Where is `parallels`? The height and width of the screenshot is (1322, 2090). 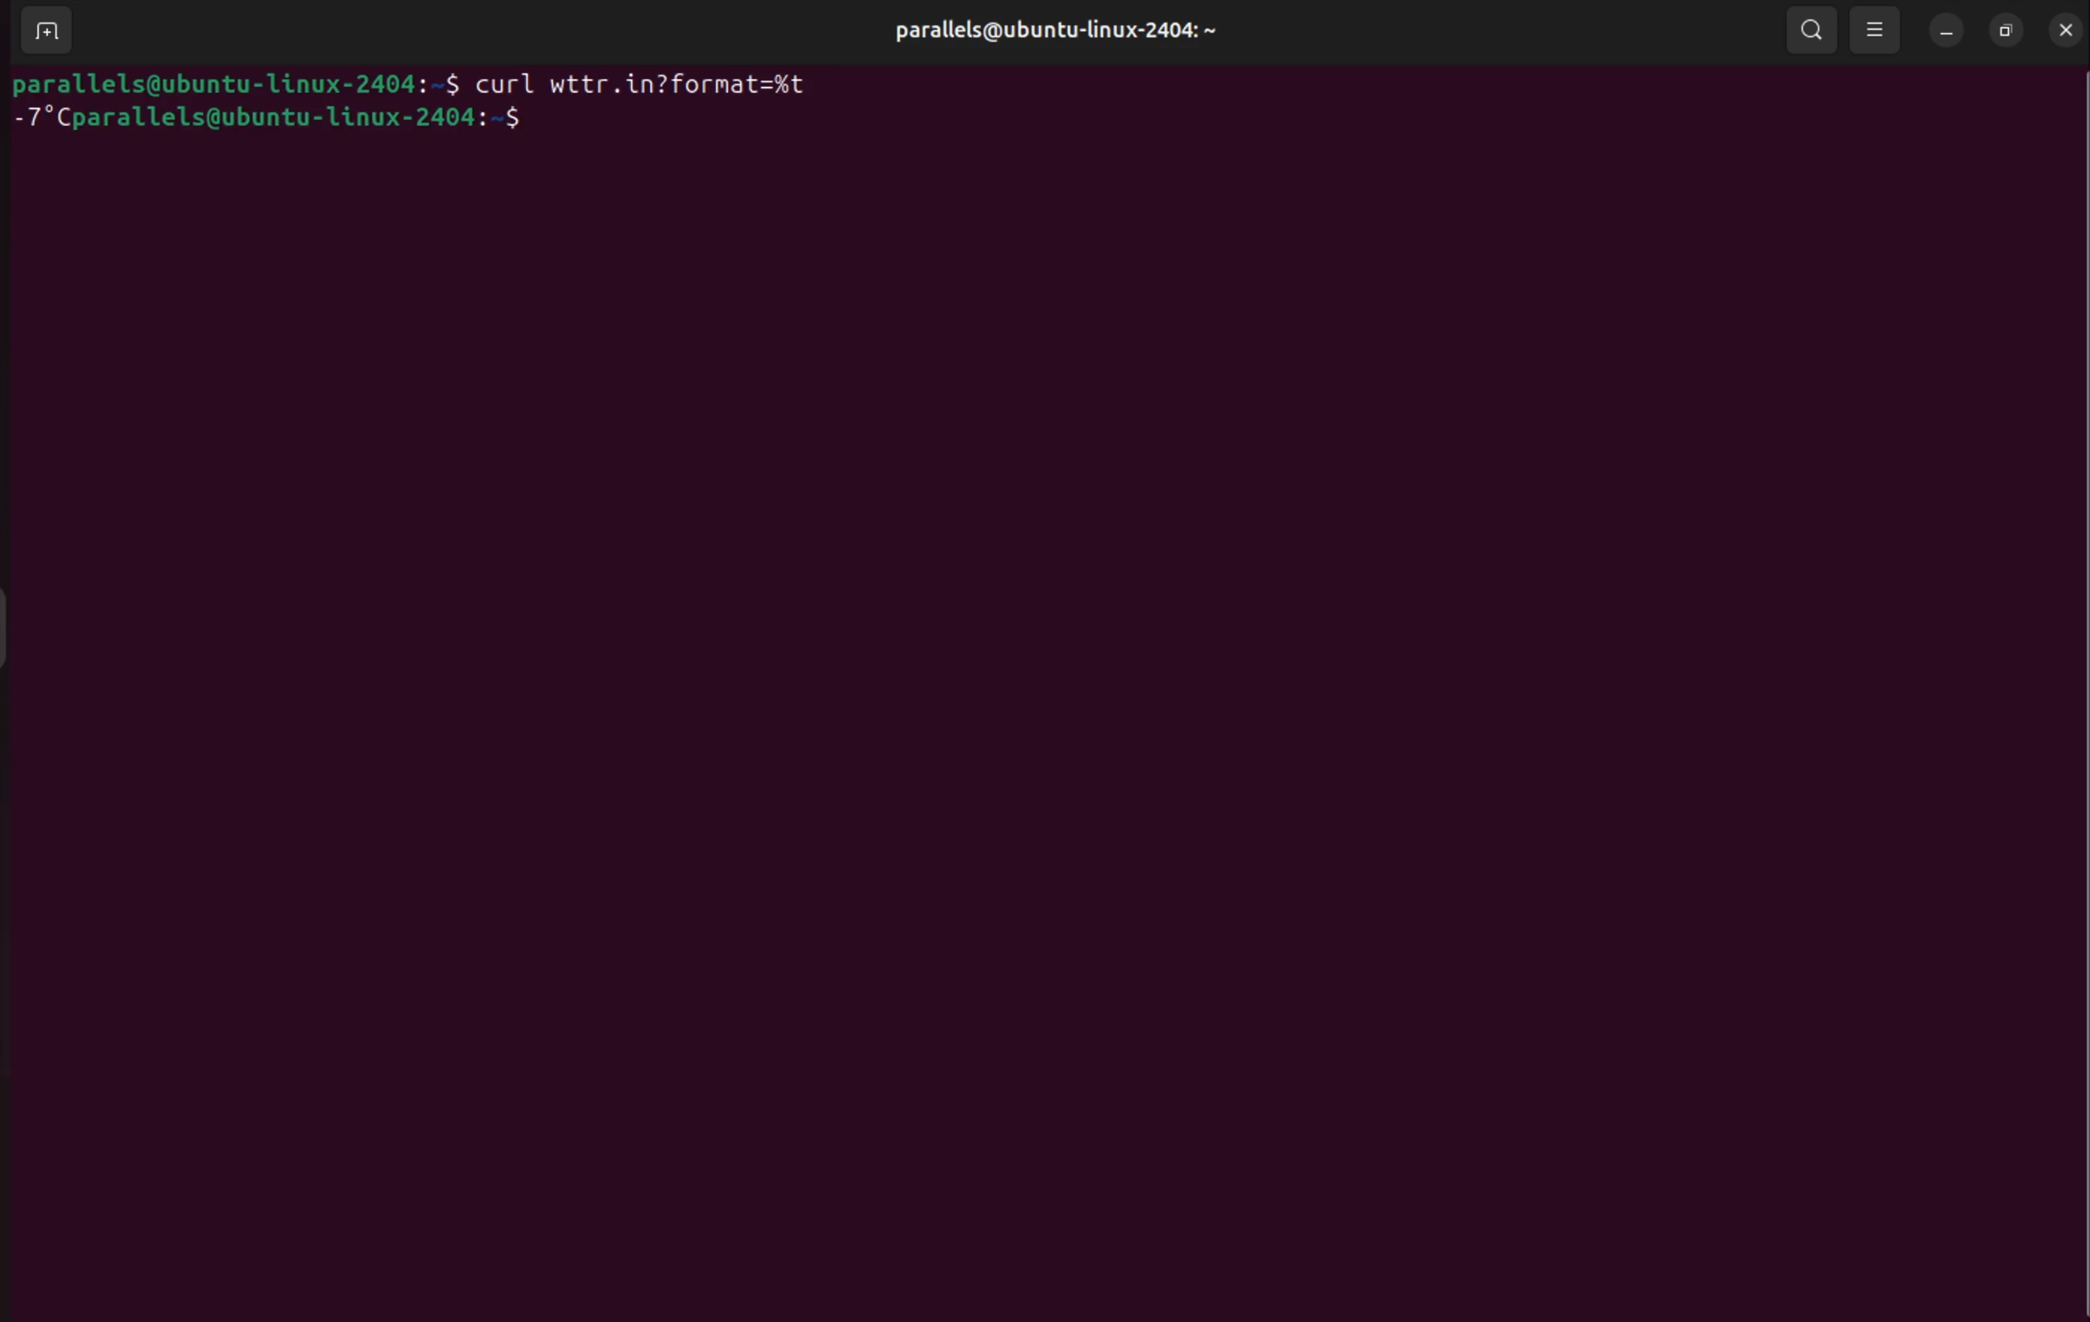
parallels is located at coordinates (1062, 31).